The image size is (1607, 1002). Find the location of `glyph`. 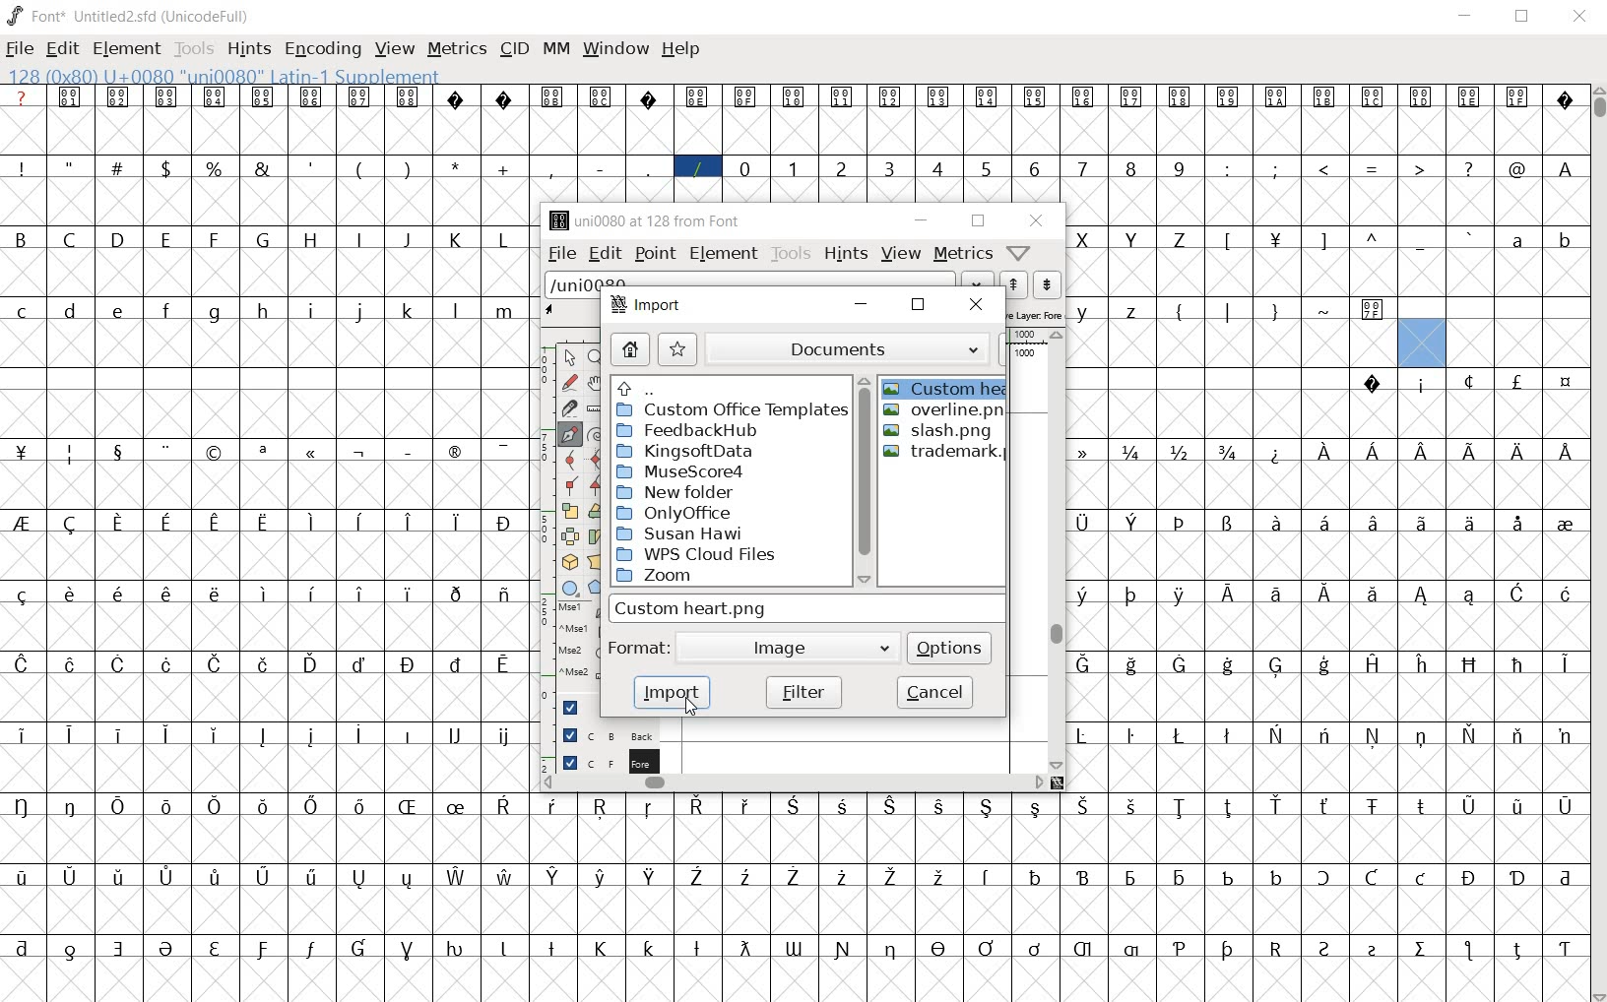

glyph is located at coordinates (1324, 96).